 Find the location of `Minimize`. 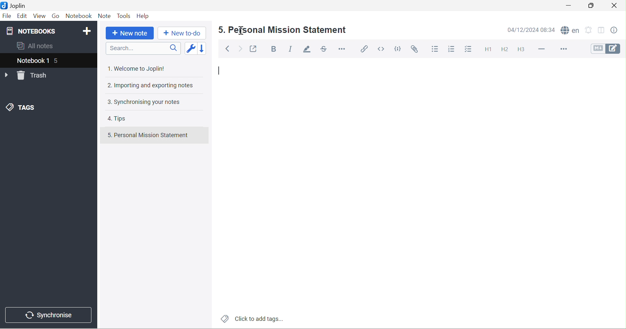

Minimize is located at coordinates (568, 6).